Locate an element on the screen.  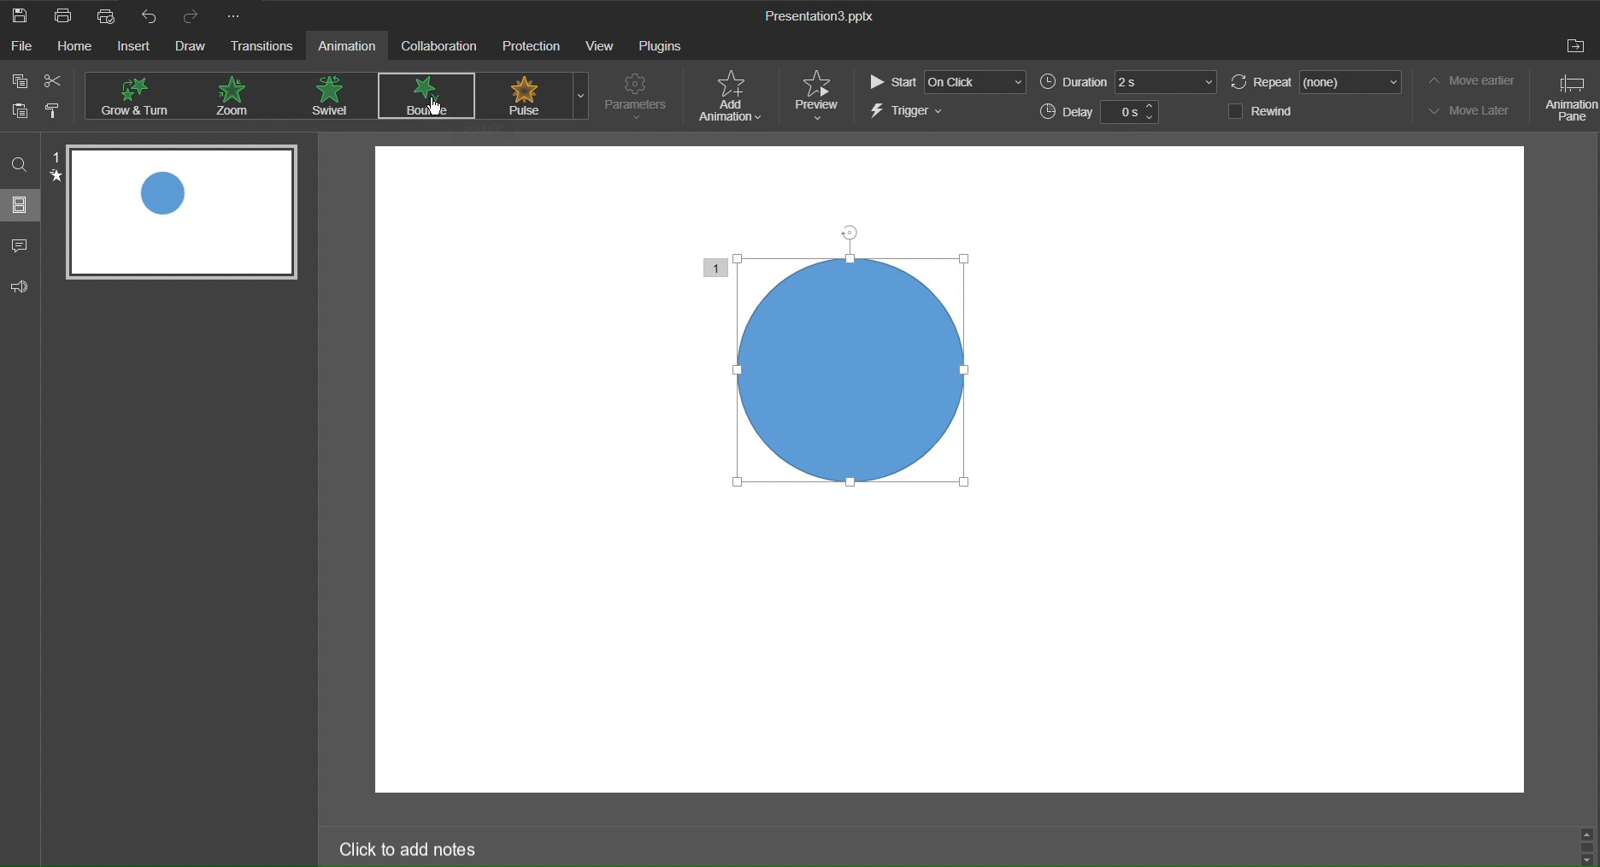
more Animations is located at coordinates (580, 96).